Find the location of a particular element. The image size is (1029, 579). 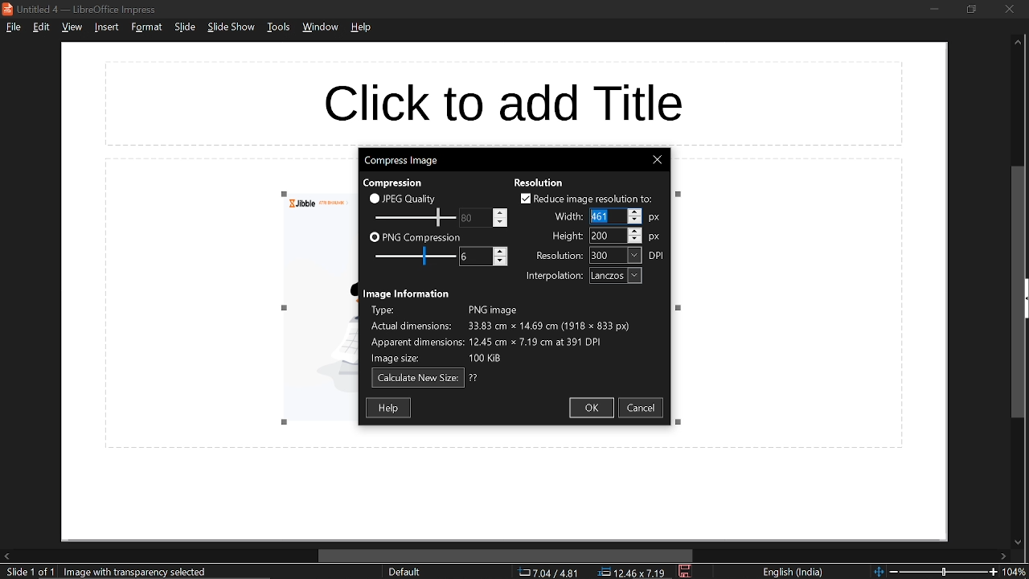

Increase  is located at coordinates (501, 211).